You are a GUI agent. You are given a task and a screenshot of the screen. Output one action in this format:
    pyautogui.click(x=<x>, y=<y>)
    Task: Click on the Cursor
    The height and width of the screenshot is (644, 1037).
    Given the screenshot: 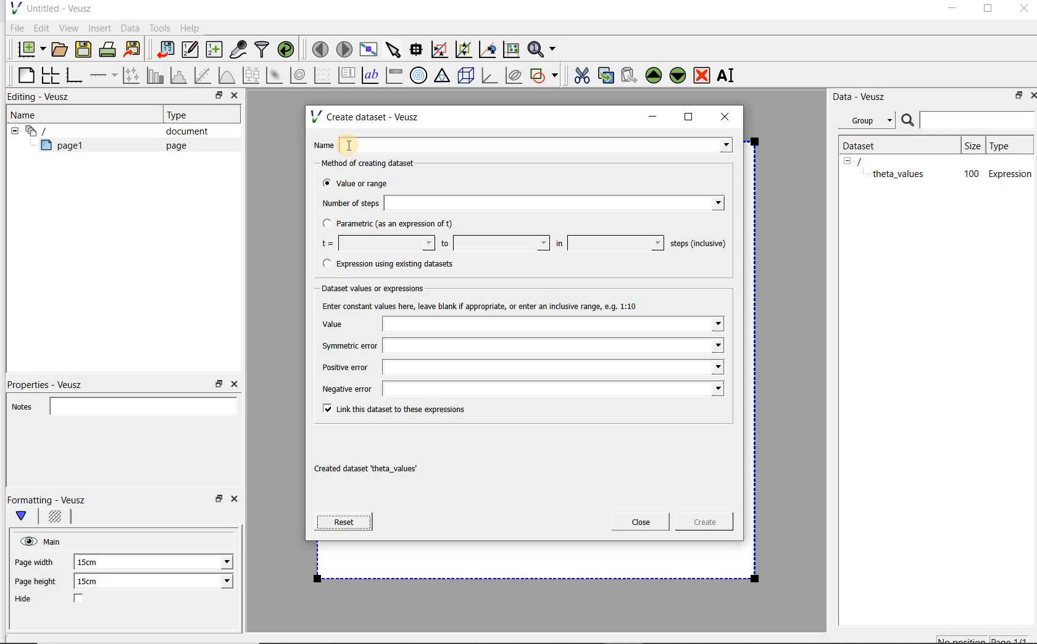 What is the action you would take?
    pyautogui.click(x=360, y=141)
    